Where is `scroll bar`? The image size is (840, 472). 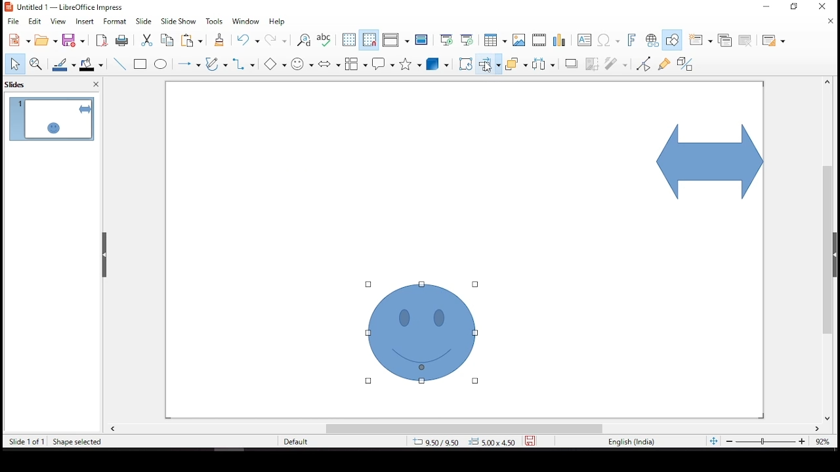
scroll bar is located at coordinates (465, 429).